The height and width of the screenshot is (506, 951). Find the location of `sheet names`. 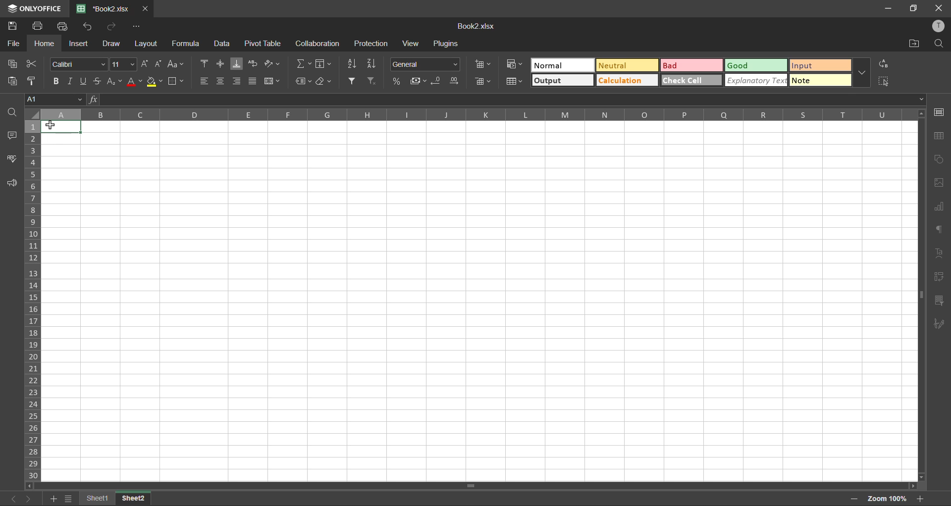

sheet names is located at coordinates (115, 499).